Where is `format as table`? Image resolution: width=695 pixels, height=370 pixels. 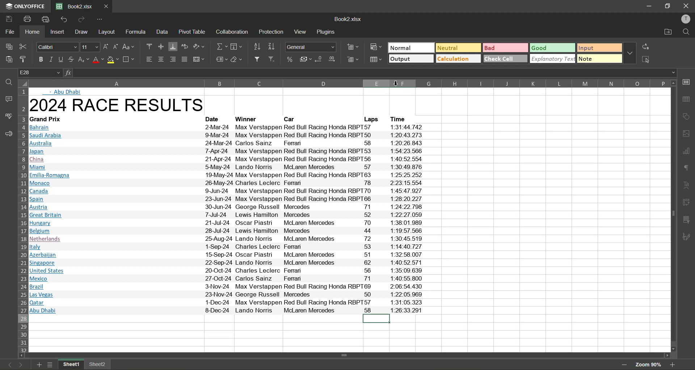
format as table is located at coordinates (375, 59).